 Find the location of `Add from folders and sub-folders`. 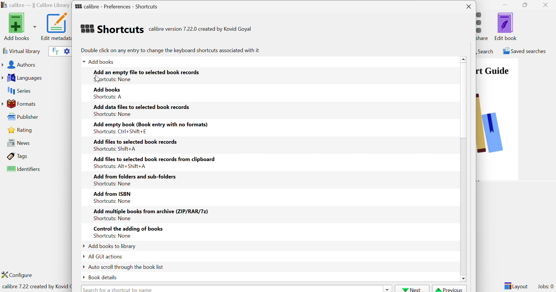

Add from folders and sub-folders is located at coordinates (135, 177).